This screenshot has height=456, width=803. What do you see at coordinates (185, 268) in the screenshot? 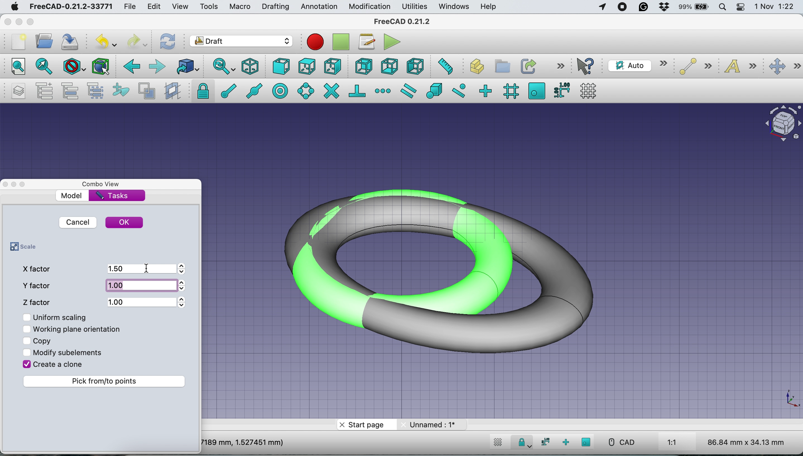
I see `Arrows` at bounding box center [185, 268].